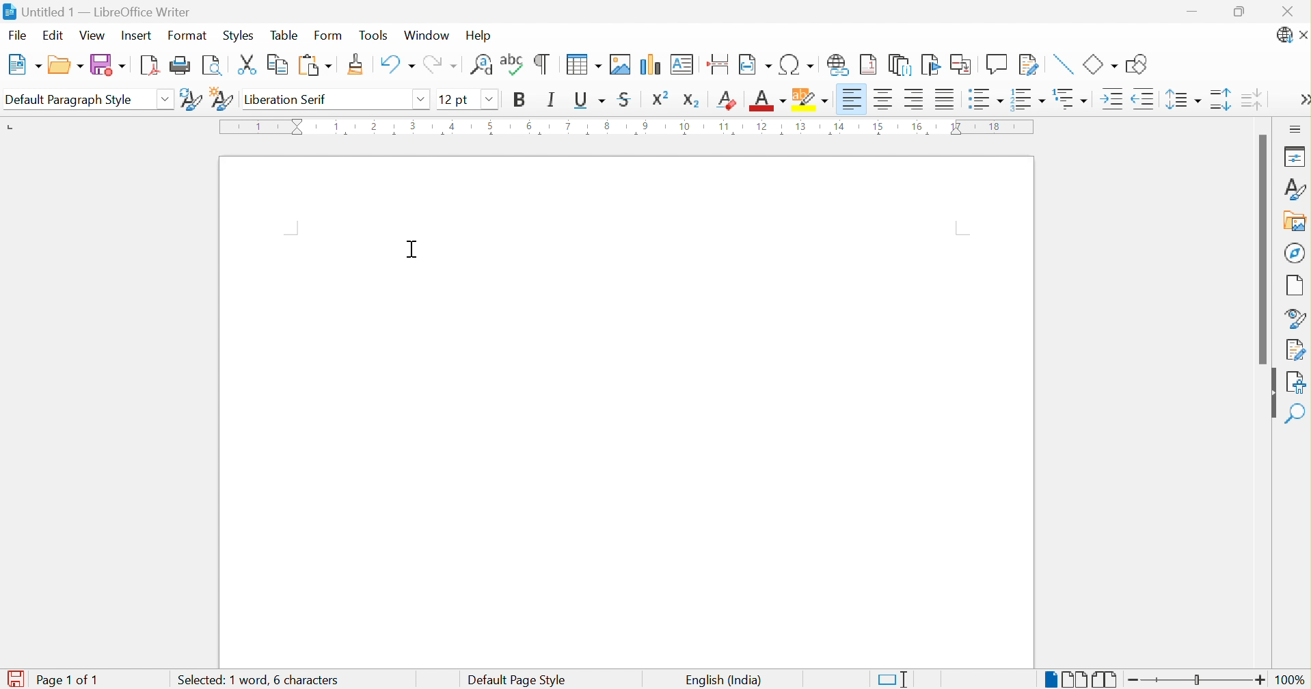 This screenshot has width=1311, height=689. I want to click on Table, so click(284, 35).